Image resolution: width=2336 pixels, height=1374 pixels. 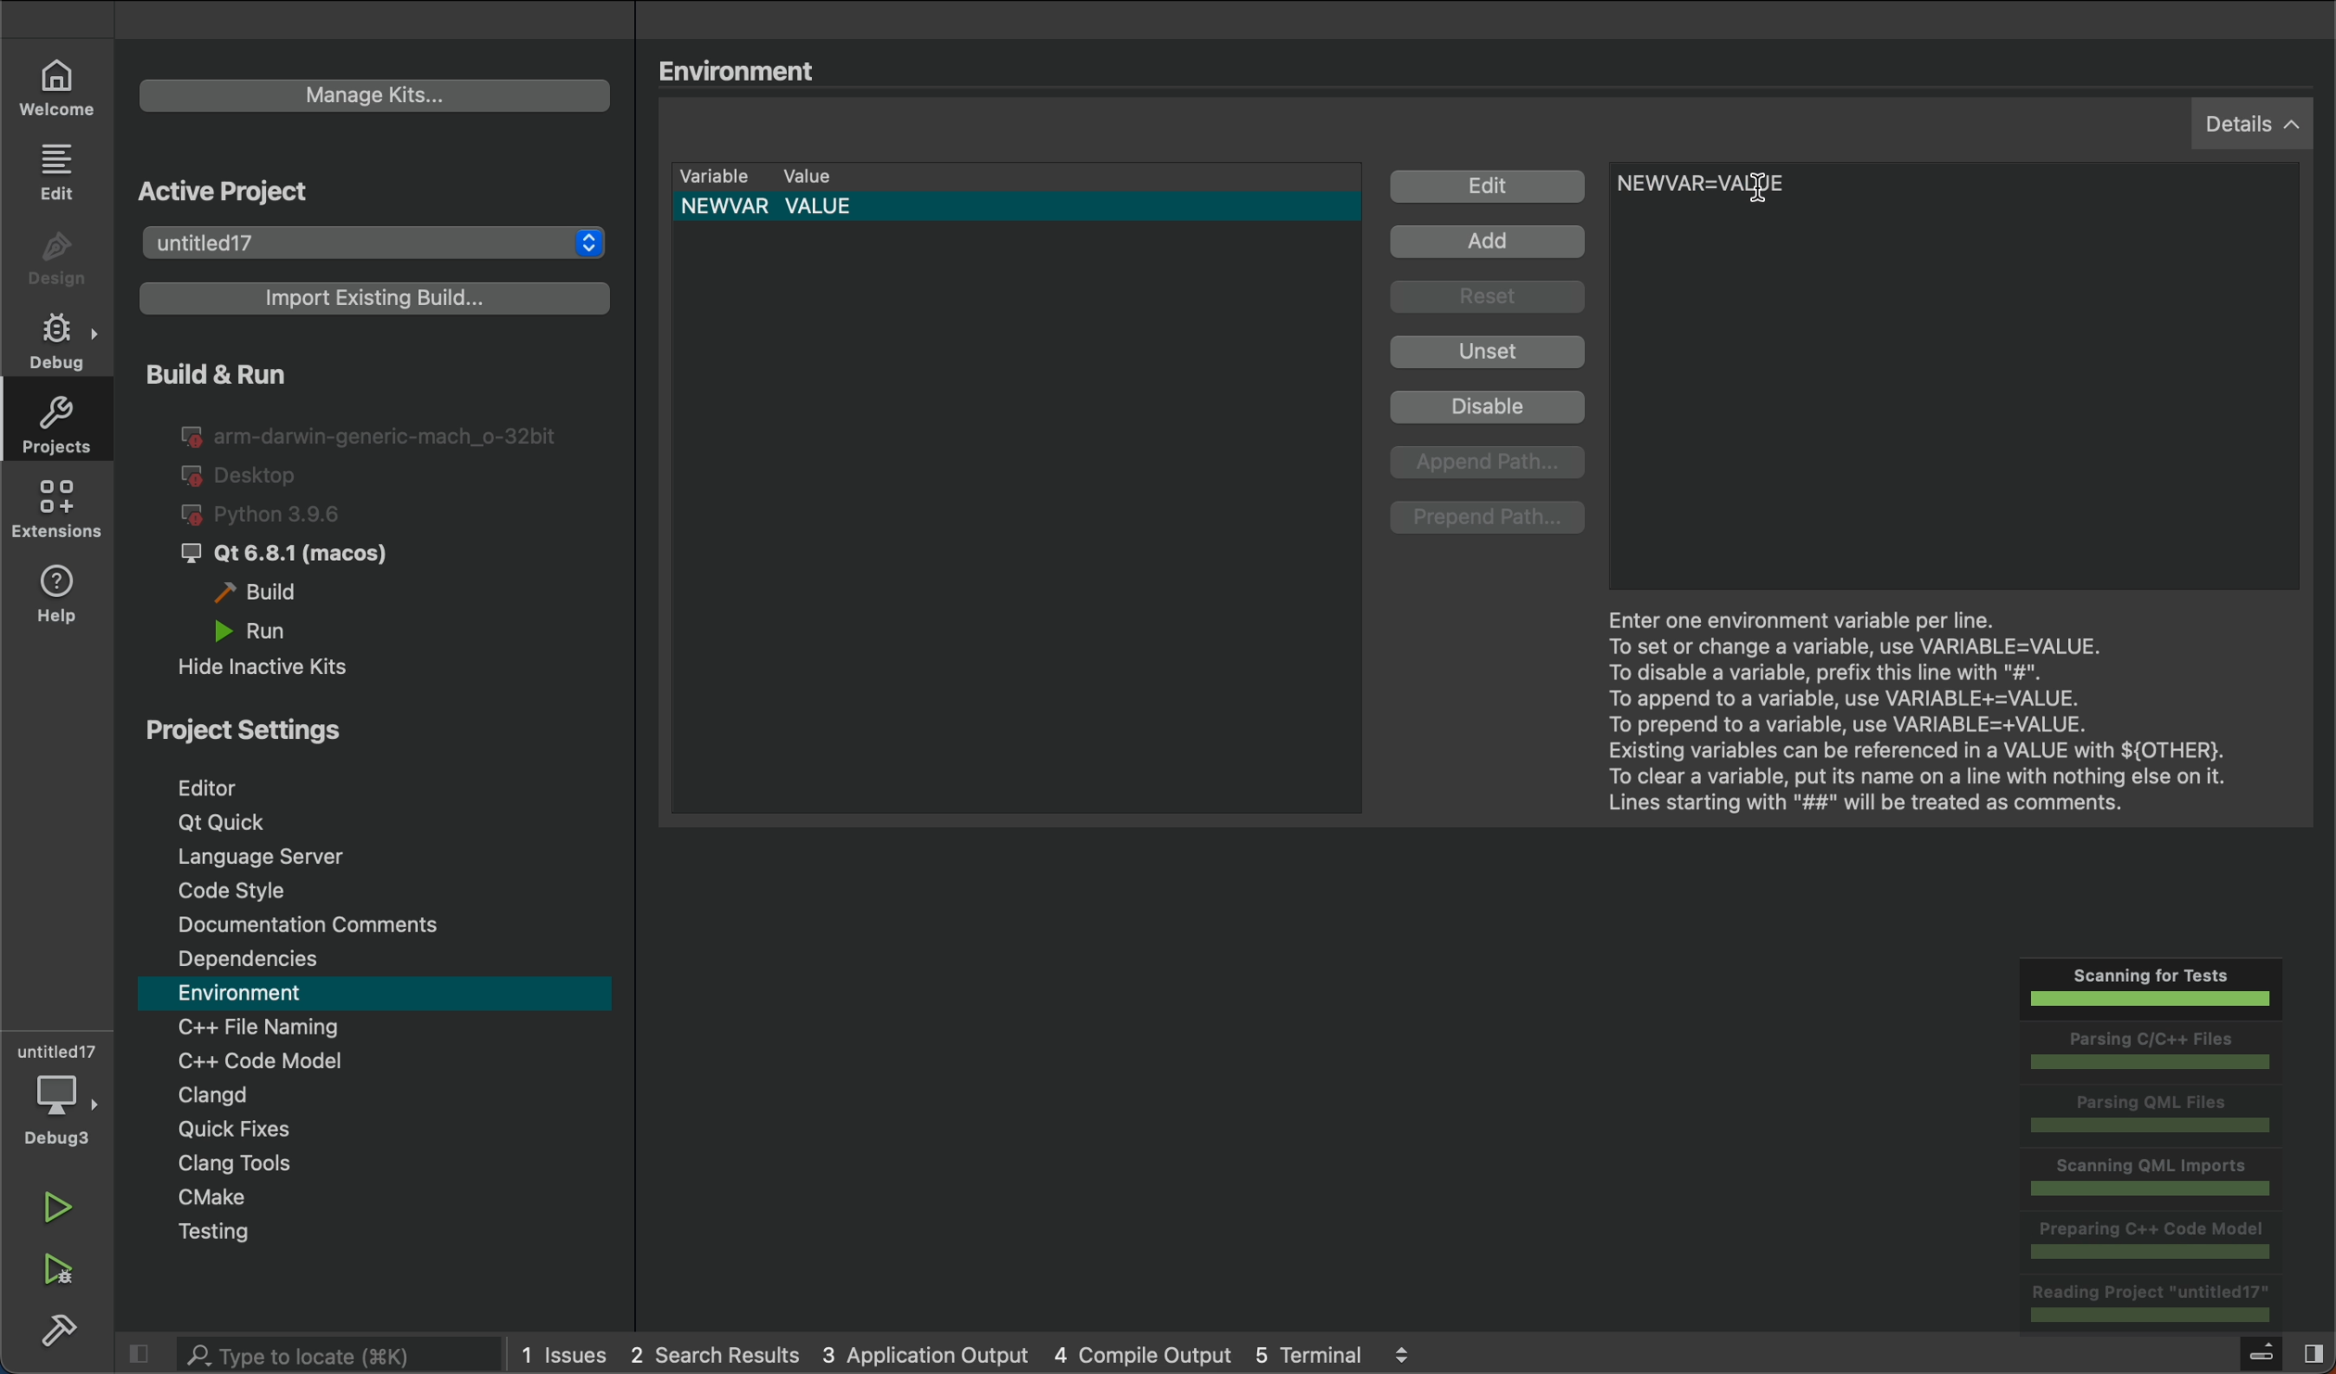 I want to click on kits, so click(x=372, y=98).